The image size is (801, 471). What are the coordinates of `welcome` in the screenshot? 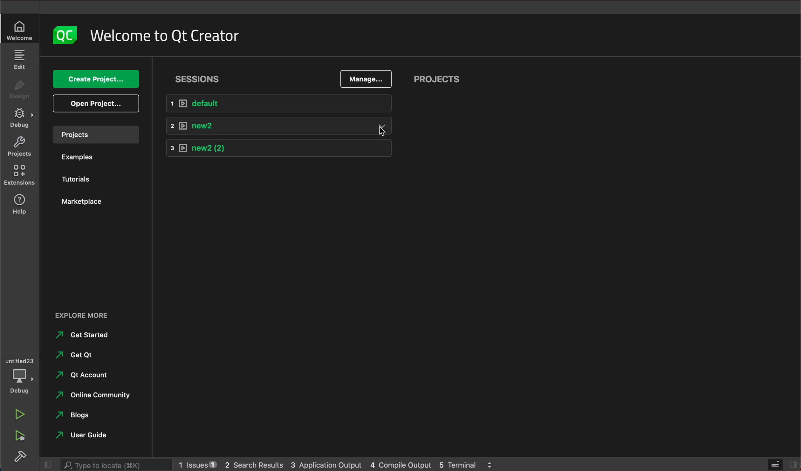 It's located at (20, 31).